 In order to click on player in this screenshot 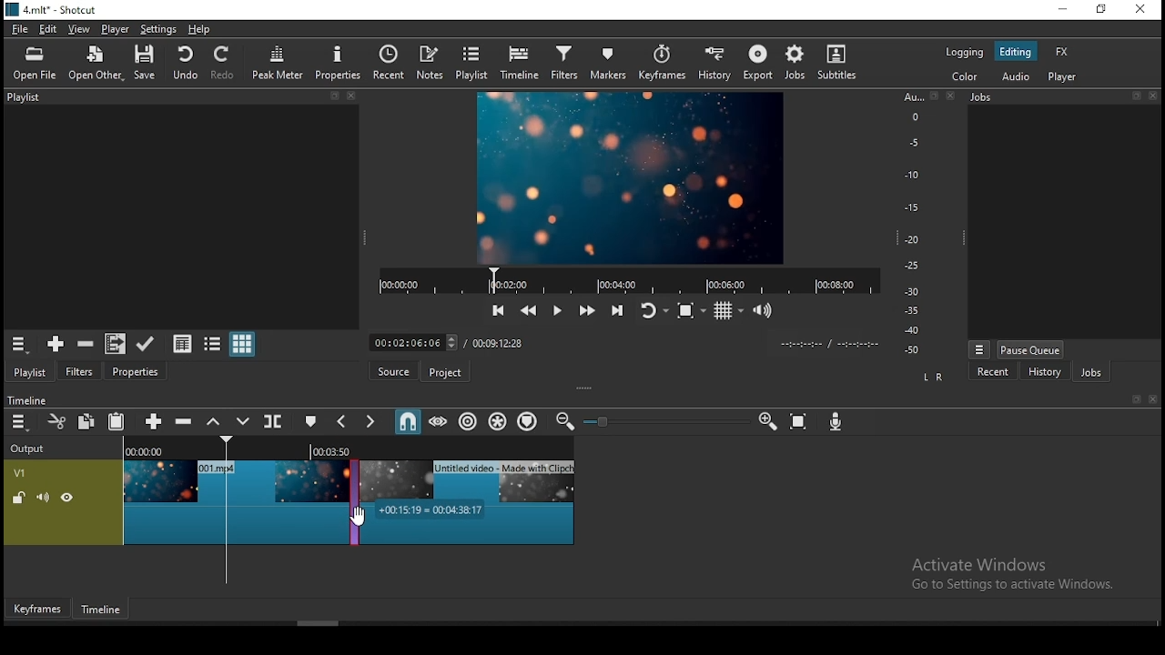, I will do `click(1062, 78)`.